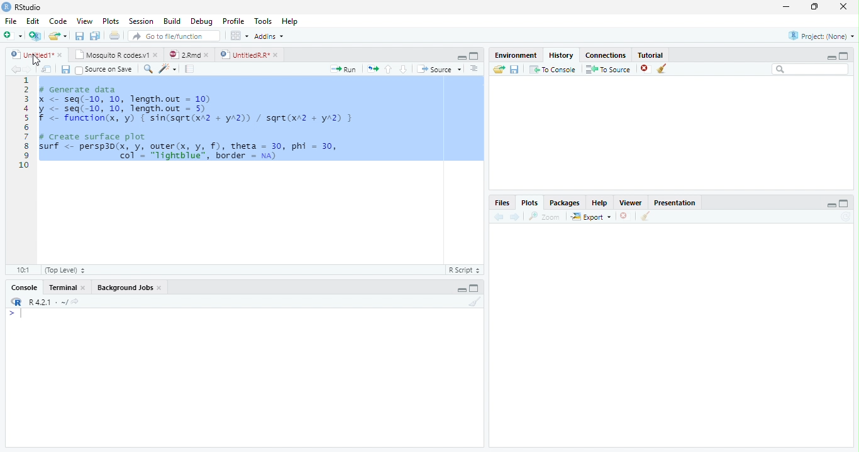  Describe the element at coordinates (466, 270) in the screenshot. I see `R Script` at that location.